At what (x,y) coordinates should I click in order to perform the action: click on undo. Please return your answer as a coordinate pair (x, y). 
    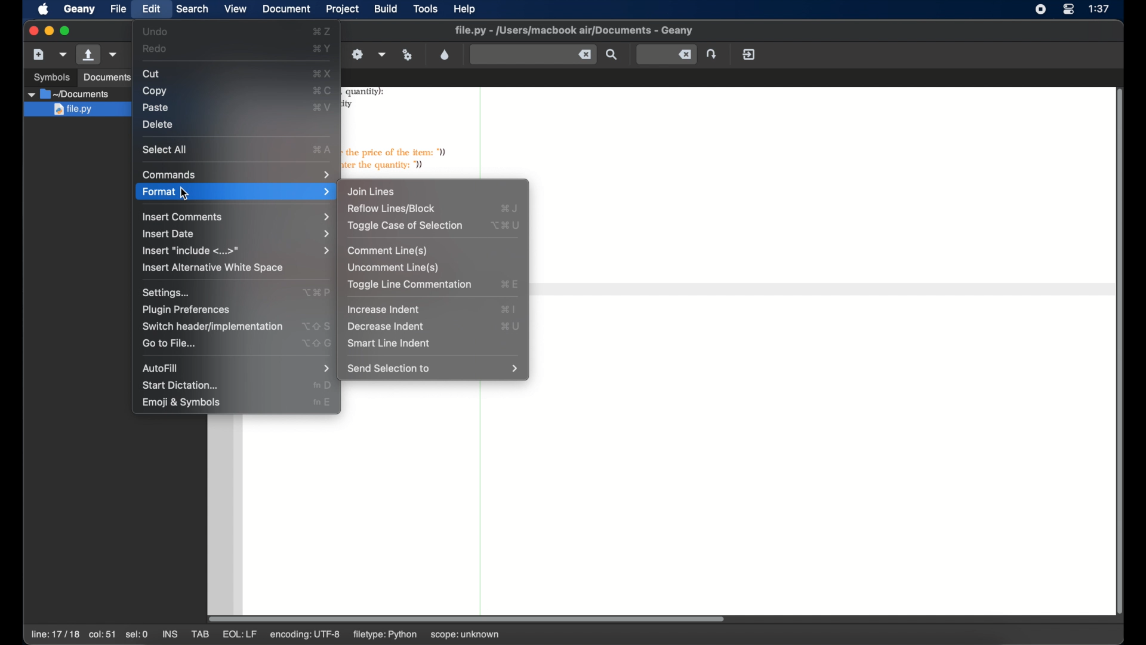
    Looking at the image, I should click on (155, 32).